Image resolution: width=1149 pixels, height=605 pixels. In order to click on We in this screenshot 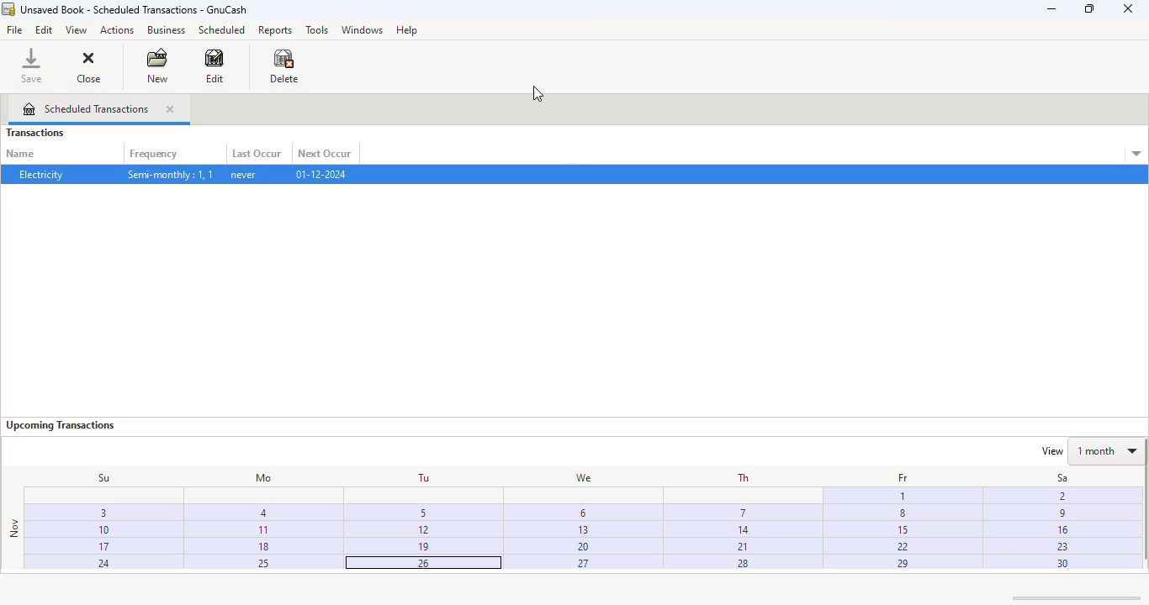, I will do `click(578, 476)`.